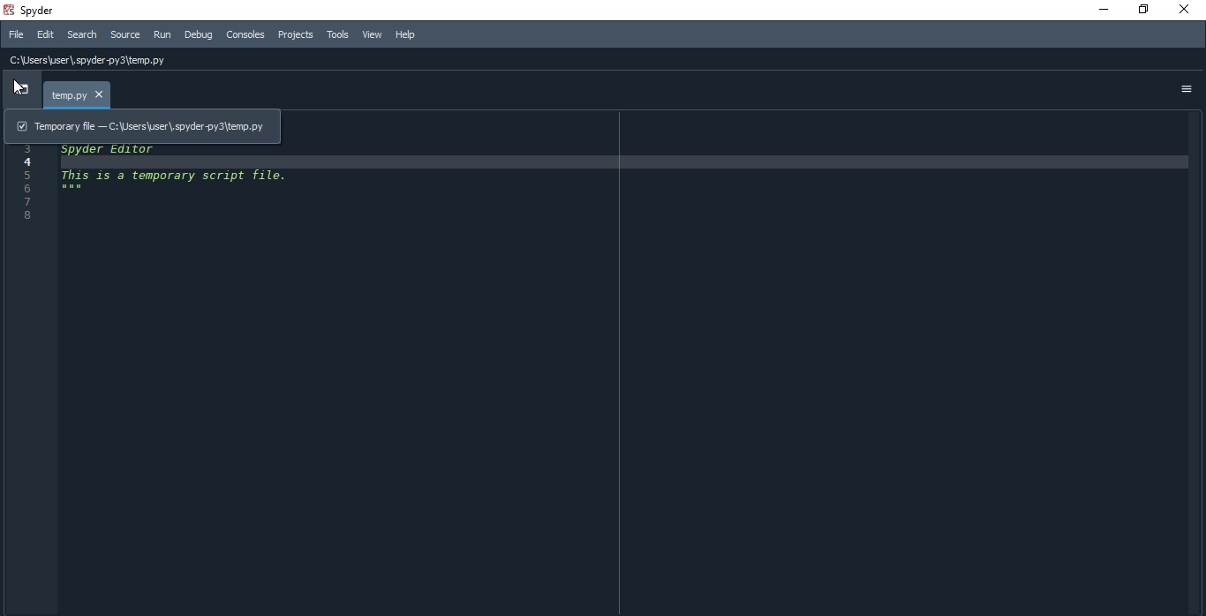 The image size is (1206, 616). What do you see at coordinates (29, 202) in the screenshot?
I see `7` at bounding box center [29, 202].